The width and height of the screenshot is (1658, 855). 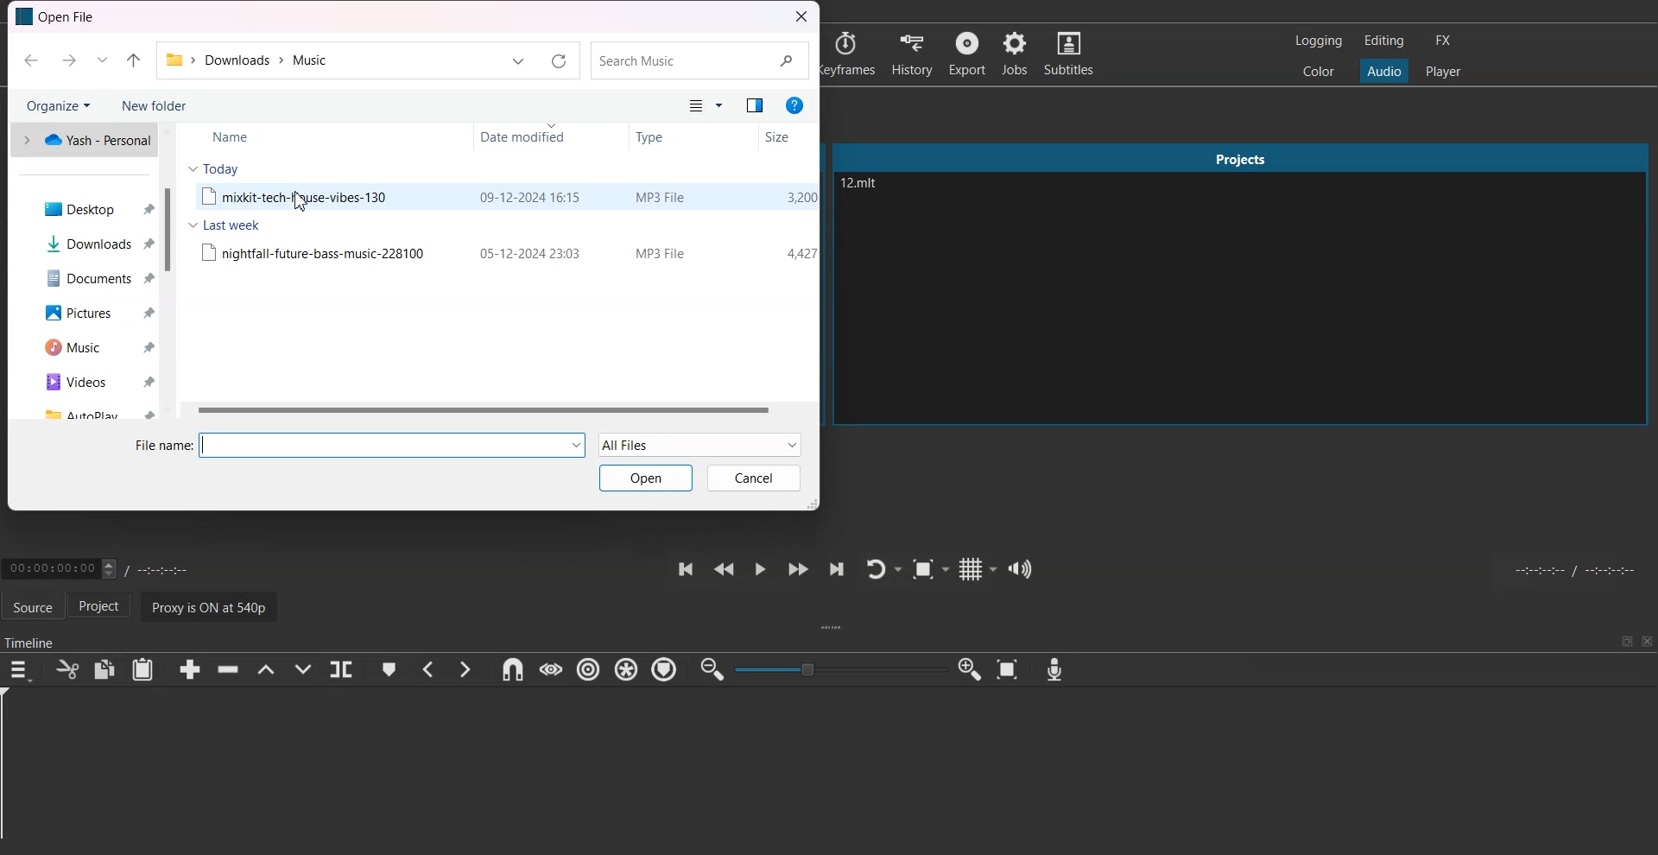 What do you see at coordinates (389, 669) in the screenshot?
I see `Create marker` at bounding box center [389, 669].